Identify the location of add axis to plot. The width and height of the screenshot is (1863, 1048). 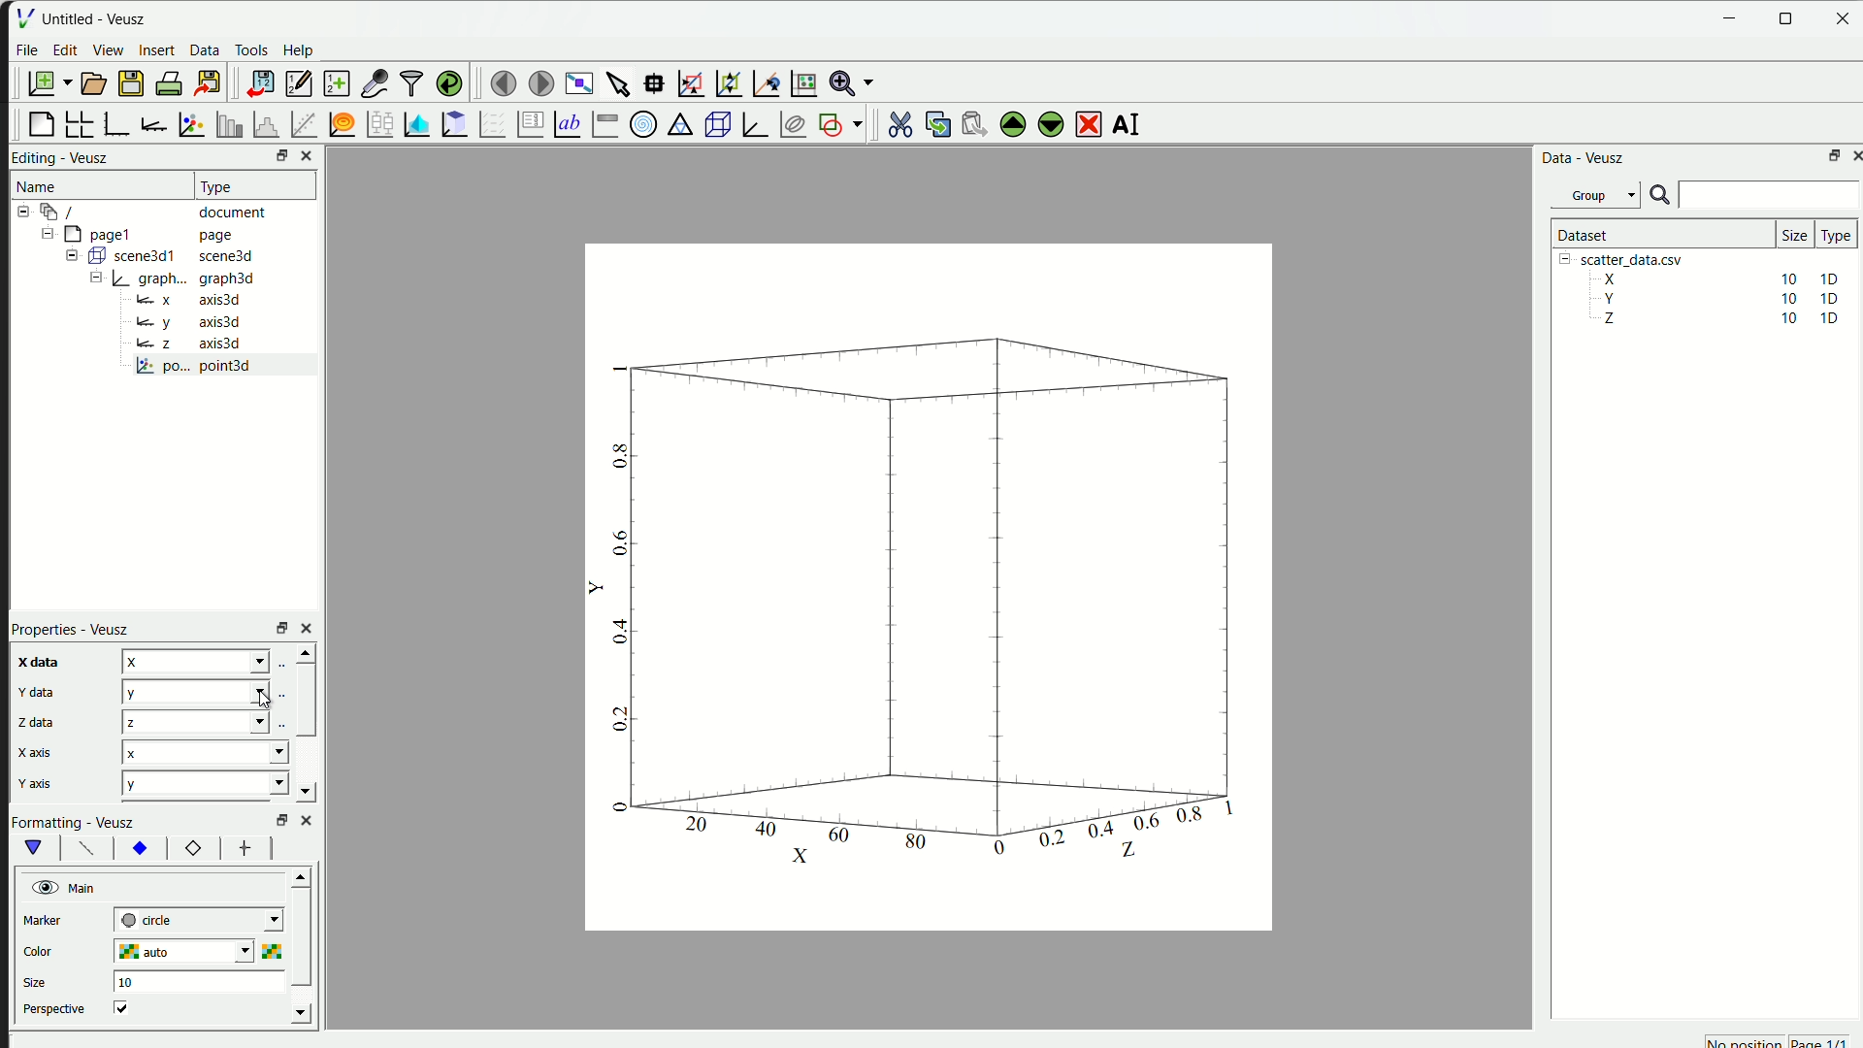
(151, 123).